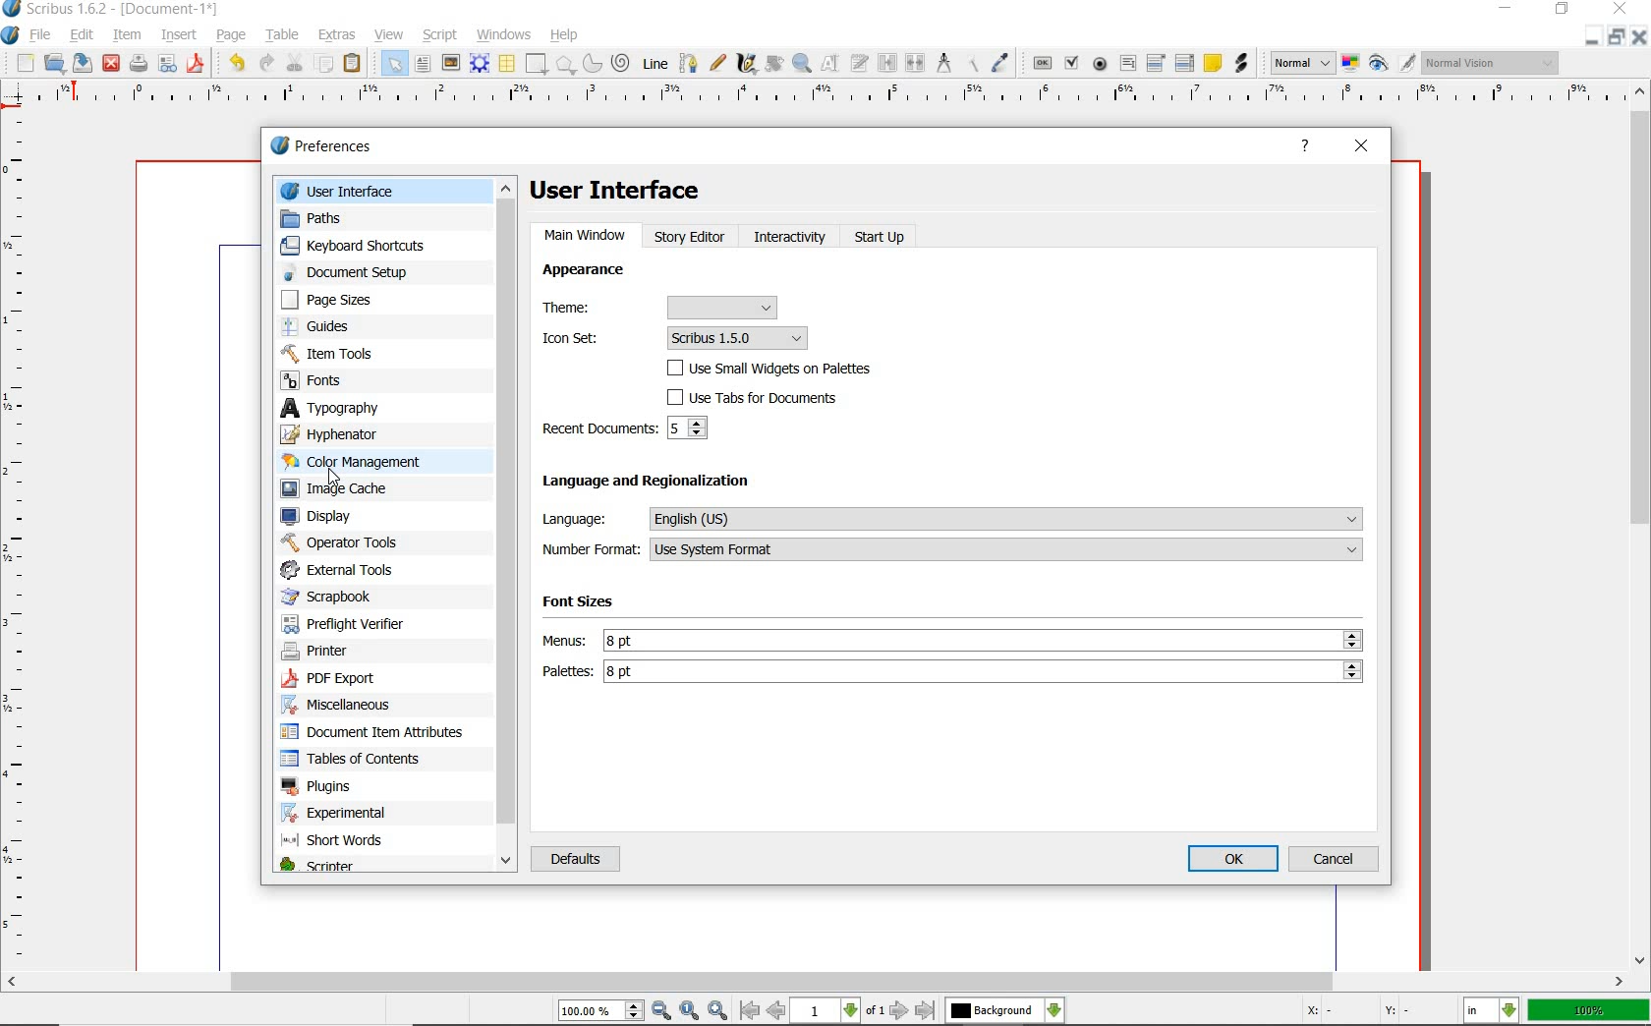 The image size is (1651, 1026). I want to click on scrollbar, so click(1639, 526).